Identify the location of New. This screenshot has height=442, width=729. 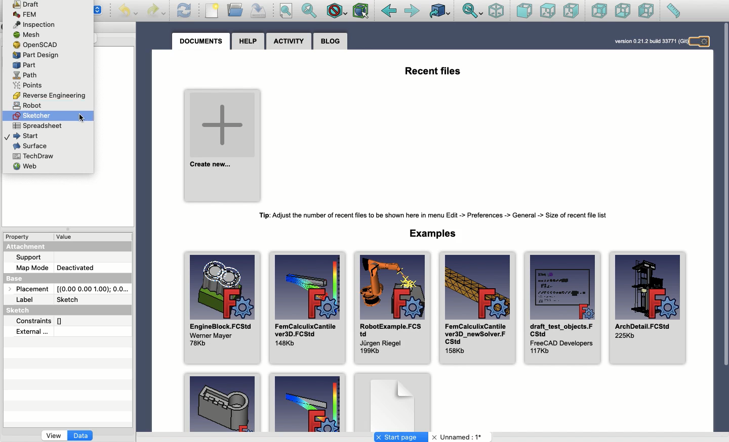
(212, 11).